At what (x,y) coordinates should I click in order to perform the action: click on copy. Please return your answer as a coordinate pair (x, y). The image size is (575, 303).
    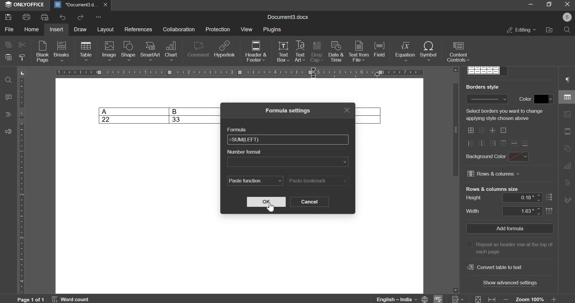
    Looking at the image, I should click on (7, 45).